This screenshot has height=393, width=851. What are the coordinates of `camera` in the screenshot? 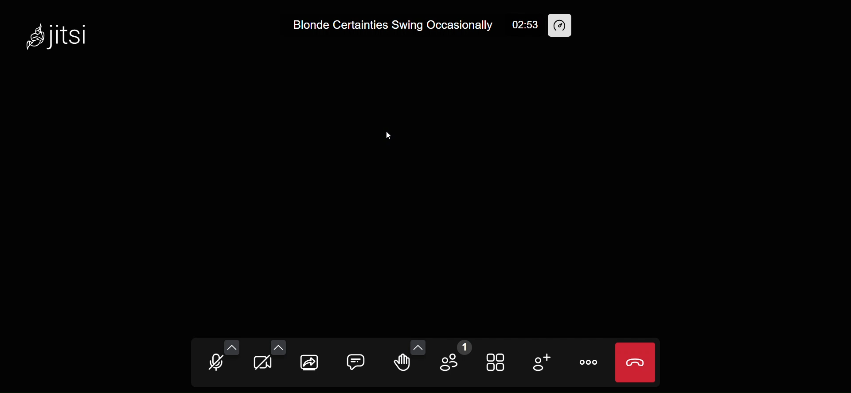 It's located at (266, 364).